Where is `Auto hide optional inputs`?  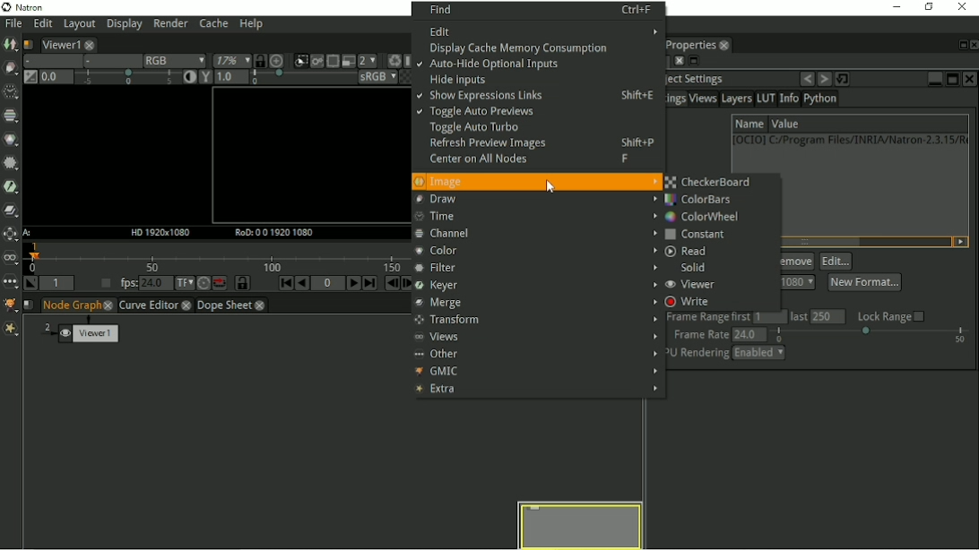 Auto hide optional inputs is located at coordinates (490, 65).